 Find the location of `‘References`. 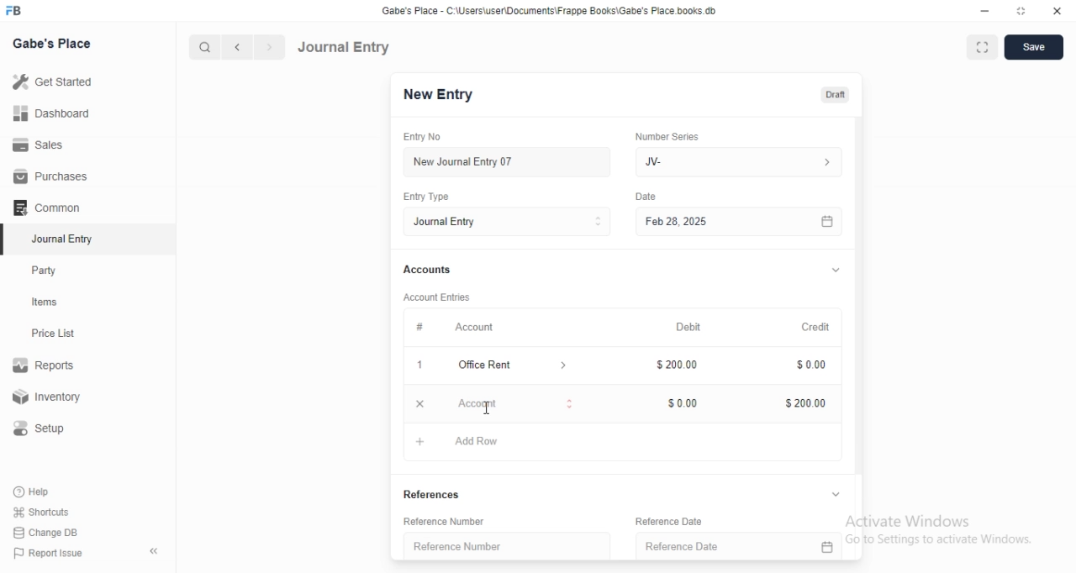

‘References is located at coordinates (445, 493).